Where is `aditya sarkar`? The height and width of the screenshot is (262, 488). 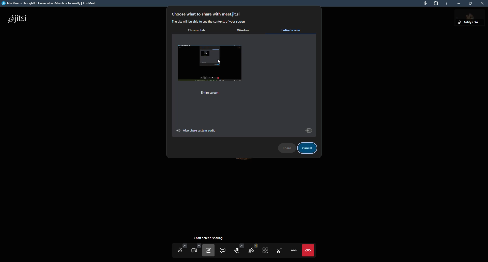 aditya sarkar is located at coordinates (469, 20).